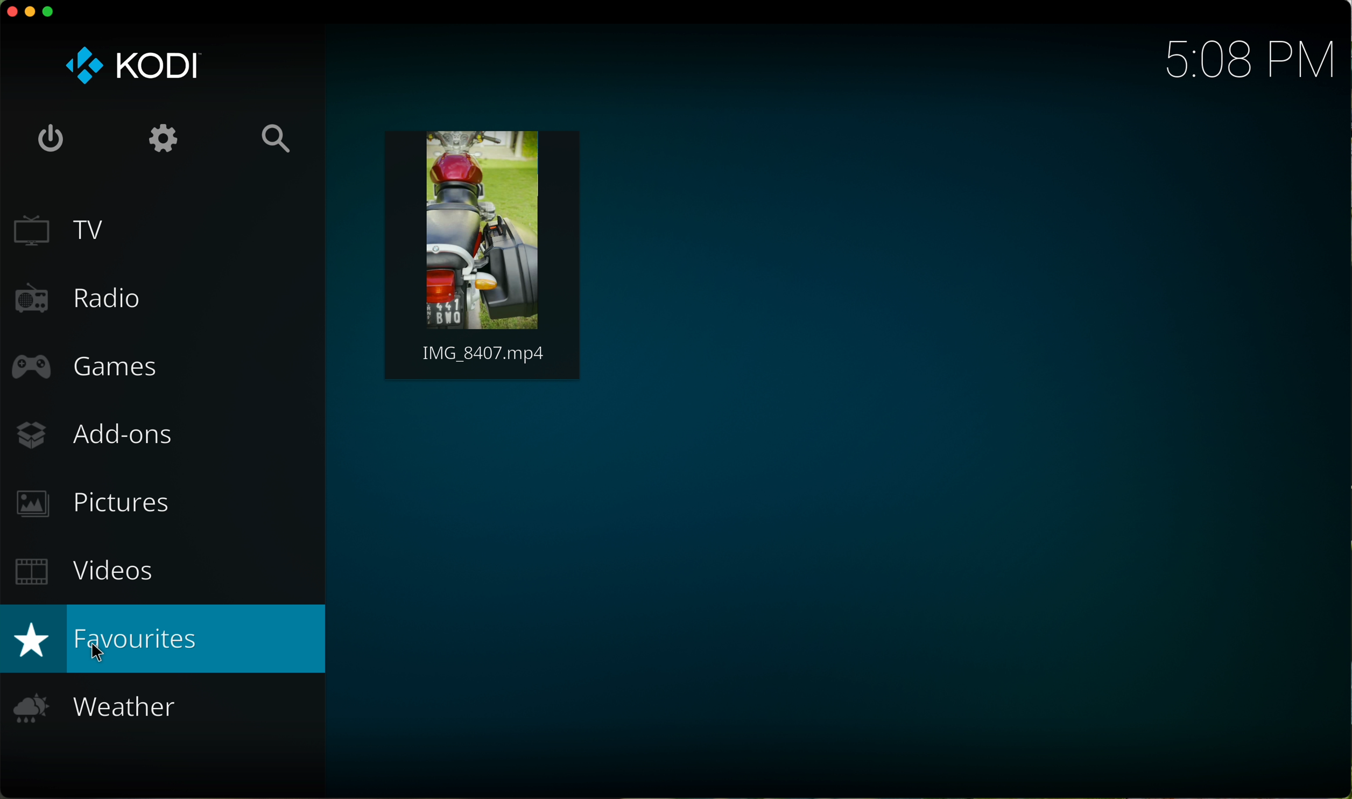  What do you see at coordinates (277, 137) in the screenshot?
I see `search` at bounding box center [277, 137].